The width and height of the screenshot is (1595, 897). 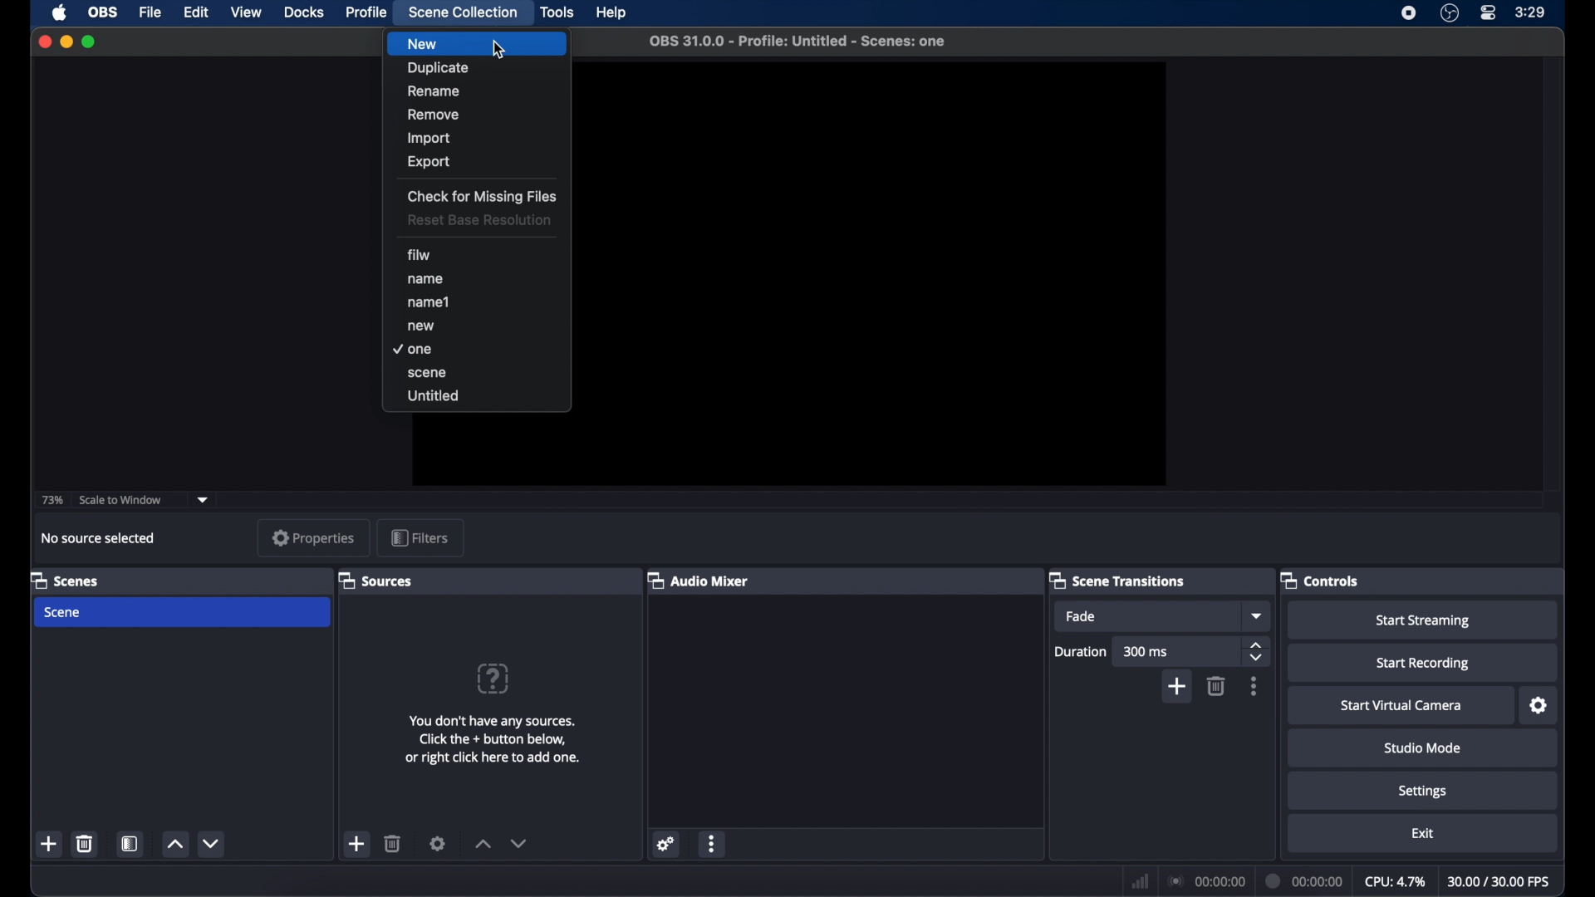 I want to click on no source selected, so click(x=104, y=537).